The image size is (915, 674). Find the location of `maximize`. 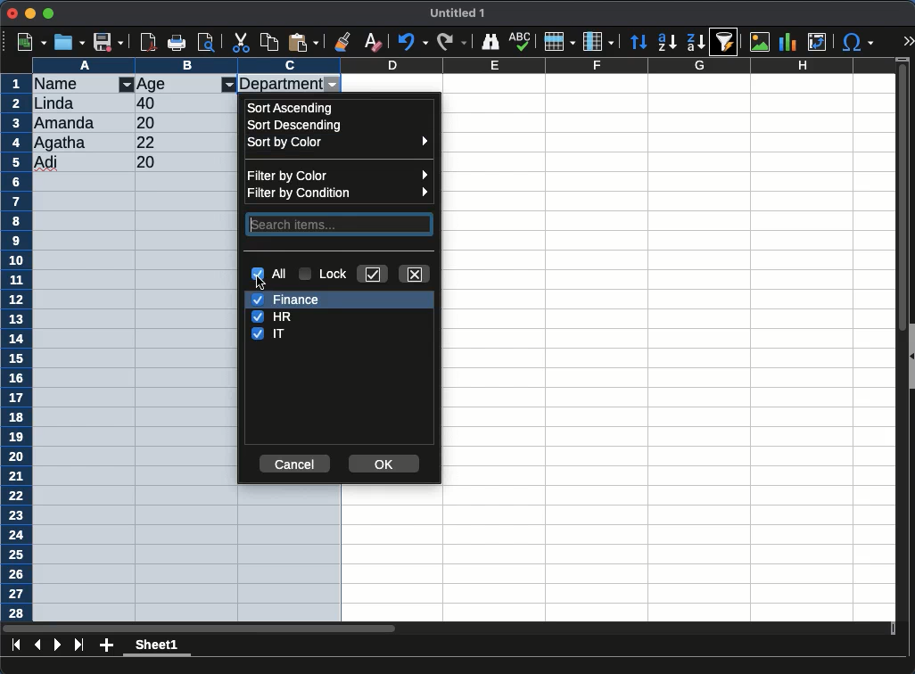

maximize is located at coordinates (50, 12).